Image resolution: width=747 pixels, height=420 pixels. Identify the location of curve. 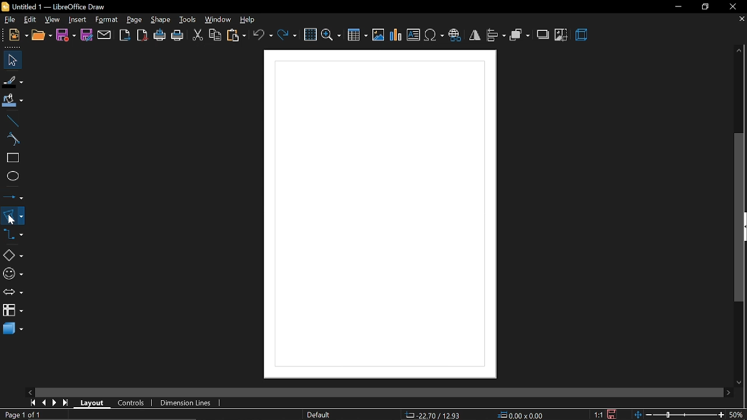
(11, 140).